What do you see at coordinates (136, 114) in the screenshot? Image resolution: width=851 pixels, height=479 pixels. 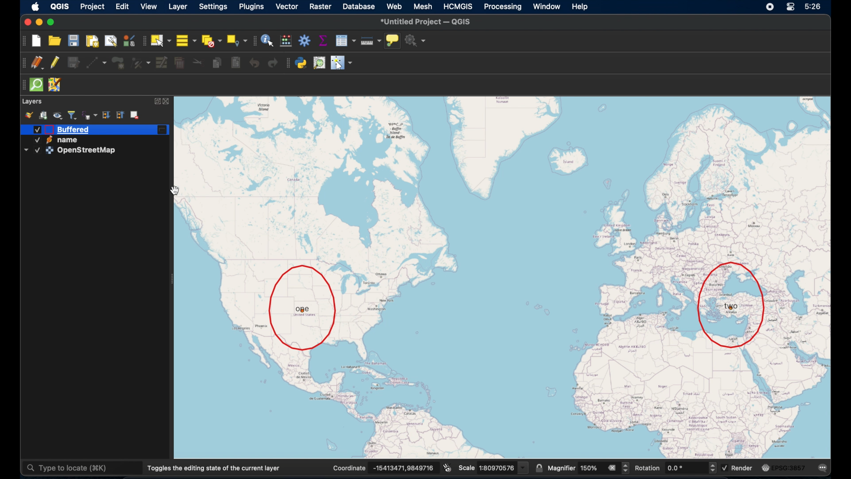 I see `remove layer/group` at bounding box center [136, 114].